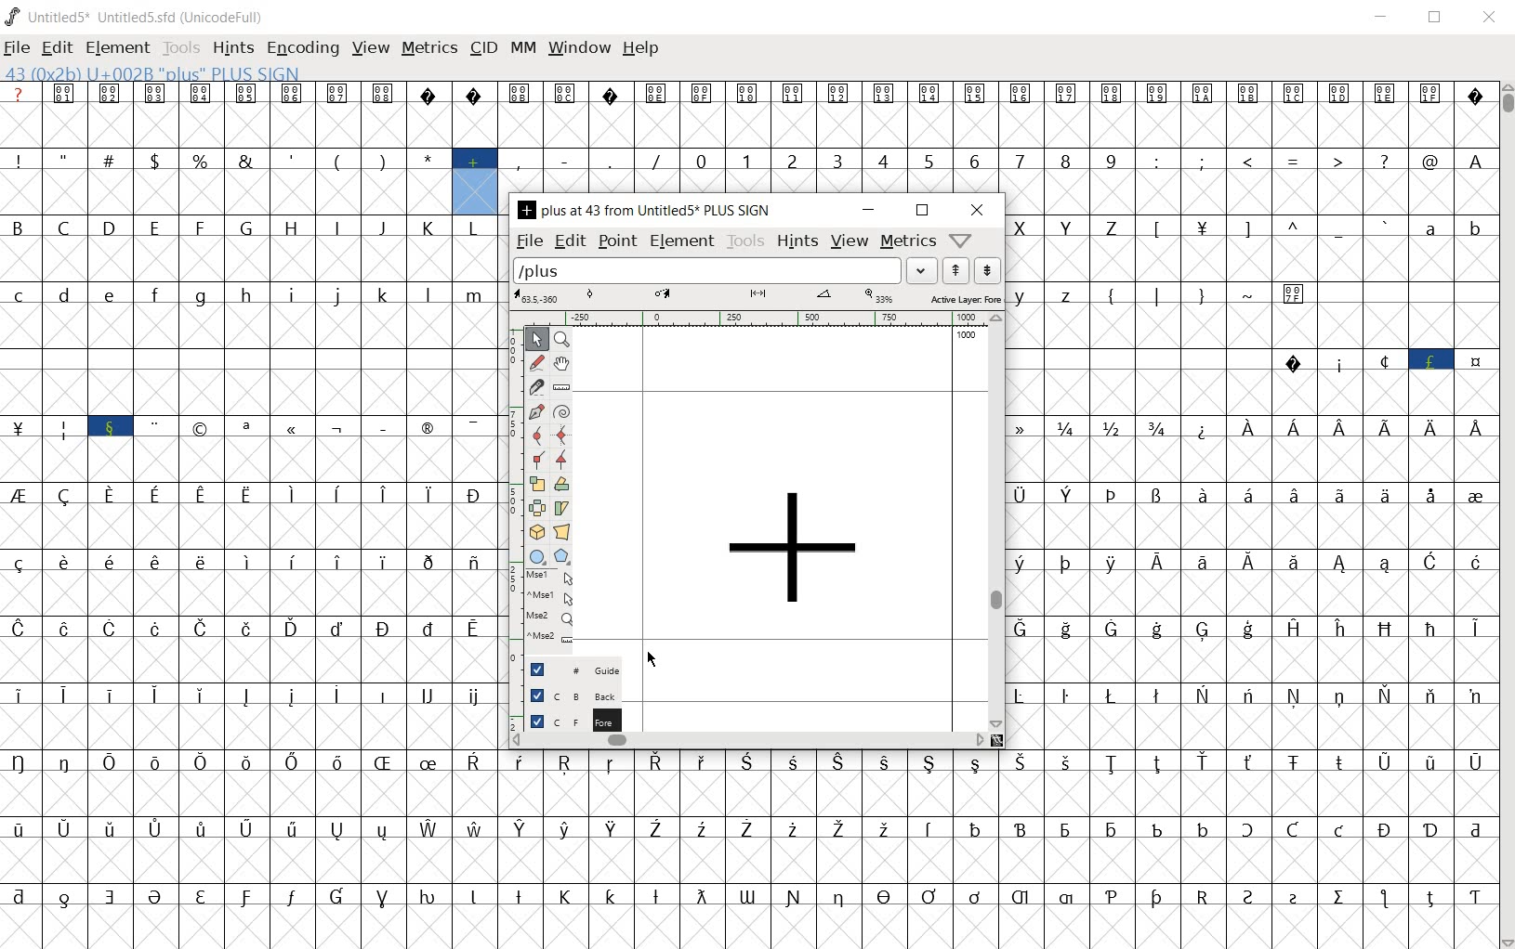 Image resolution: width=1515 pixels, height=949 pixels. What do you see at coordinates (562, 554) in the screenshot?
I see `polygon or star` at bounding box center [562, 554].